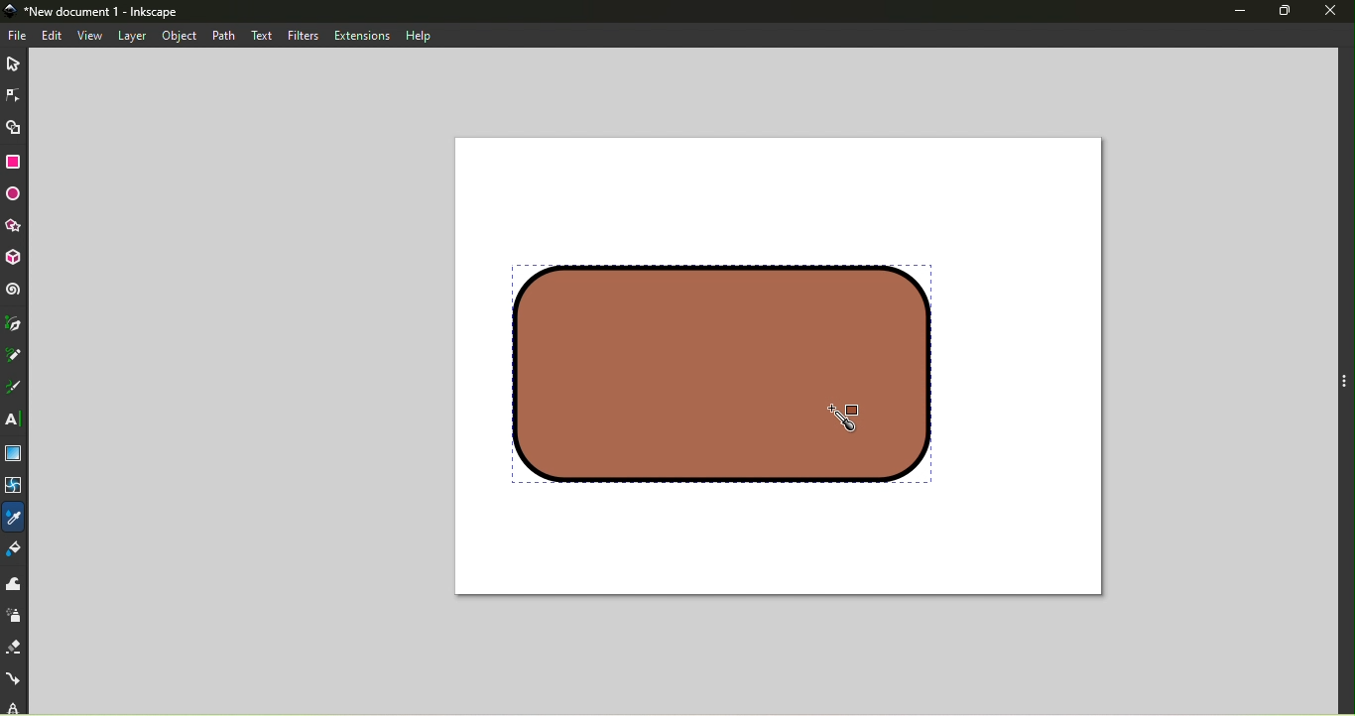 This screenshot has height=716, width=1355. Describe the element at coordinates (15, 644) in the screenshot. I see `Eraser` at that location.